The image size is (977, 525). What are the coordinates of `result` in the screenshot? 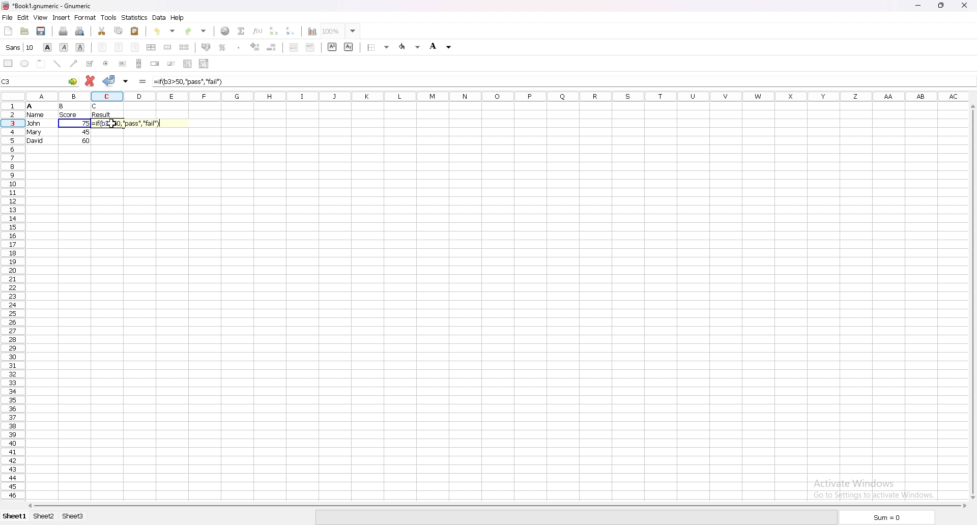 It's located at (101, 114).